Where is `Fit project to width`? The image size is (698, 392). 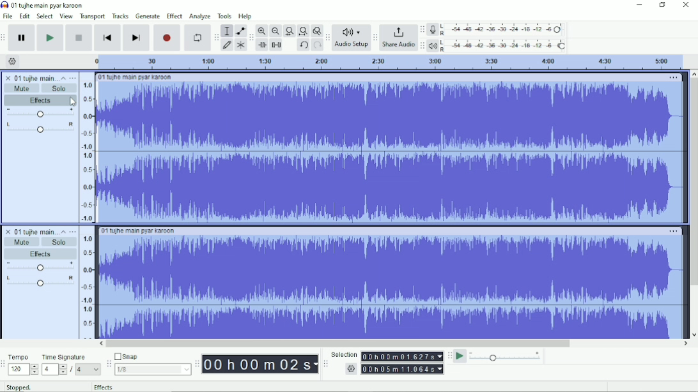 Fit project to width is located at coordinates (302, 31).